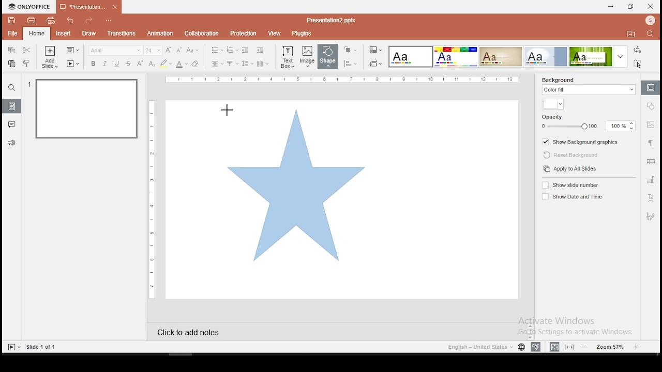 The width and height of the screenshot is (662, 372). Describe the element at coordinates (587, 122) in the screenshot. I see `opacity` at that location.